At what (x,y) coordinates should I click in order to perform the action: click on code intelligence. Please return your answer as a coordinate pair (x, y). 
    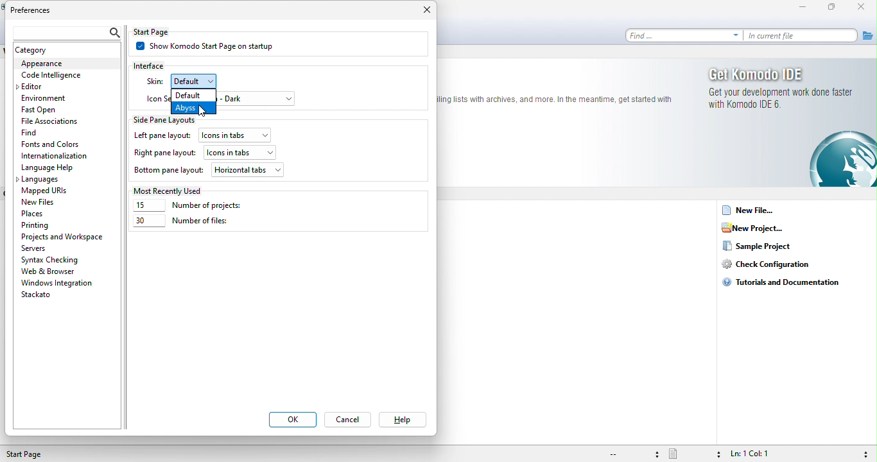
    Looking at the image, I should click on (51, 76).